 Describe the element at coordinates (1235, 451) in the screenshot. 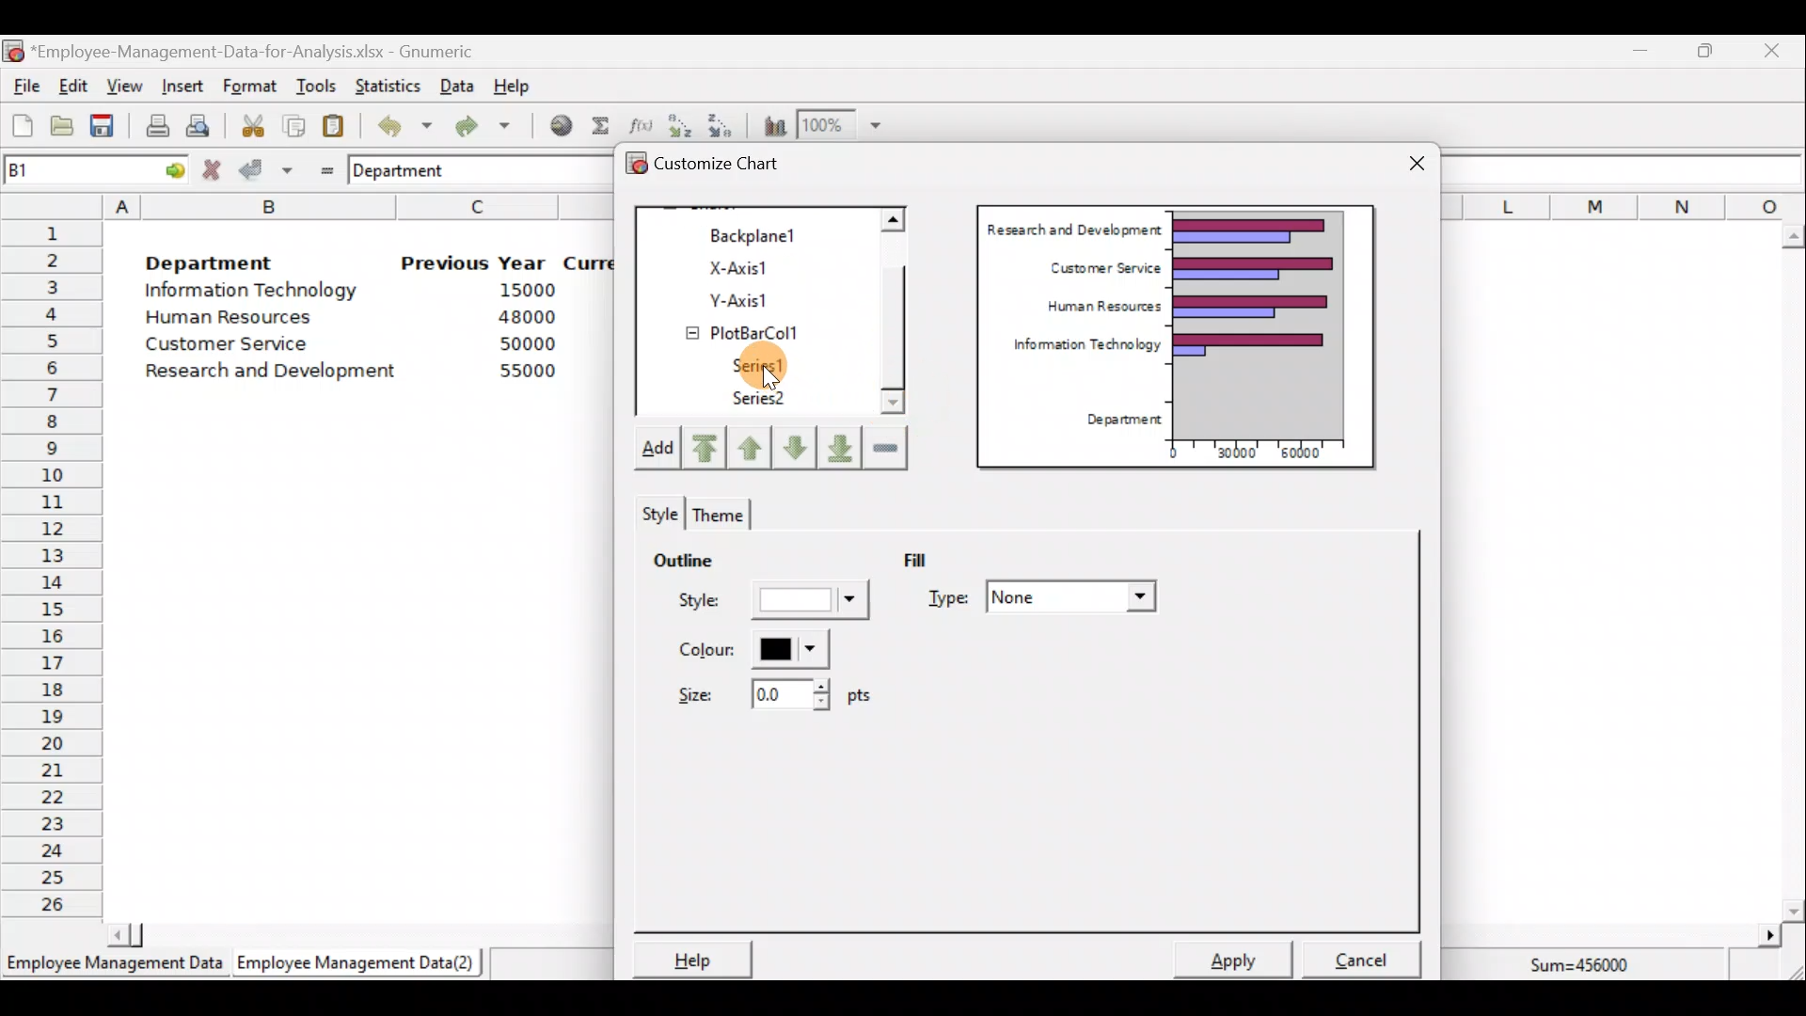

I see `30000` at that location.